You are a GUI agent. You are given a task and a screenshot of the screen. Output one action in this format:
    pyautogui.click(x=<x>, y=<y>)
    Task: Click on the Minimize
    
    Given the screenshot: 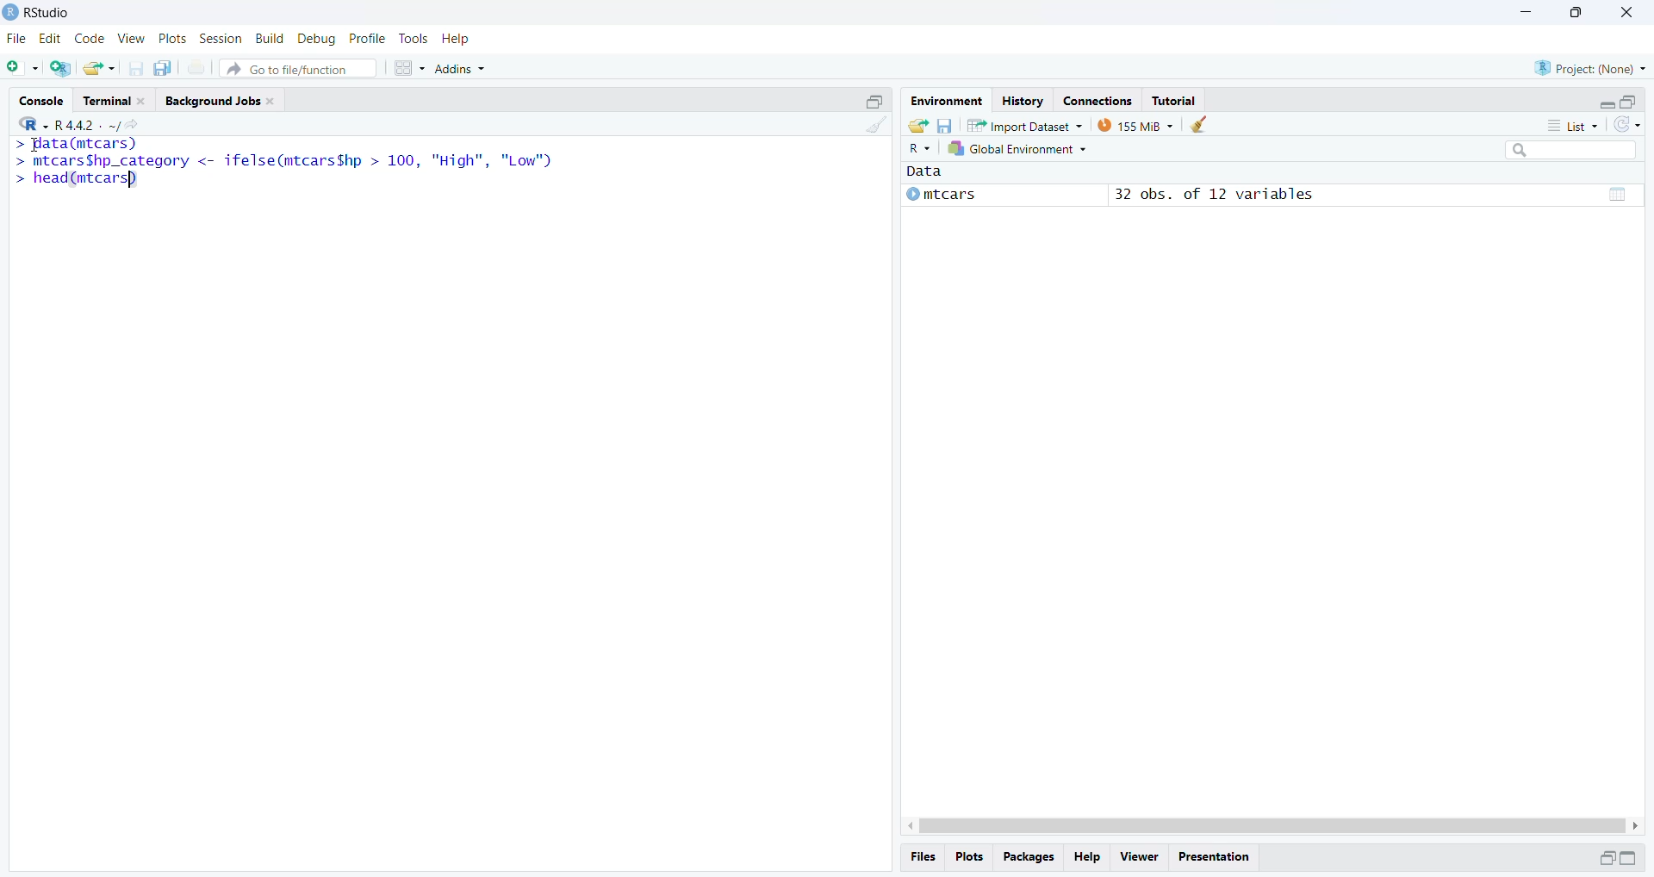 What is the action you would take?
    pyautogui.click(x=1603, y=858)
    